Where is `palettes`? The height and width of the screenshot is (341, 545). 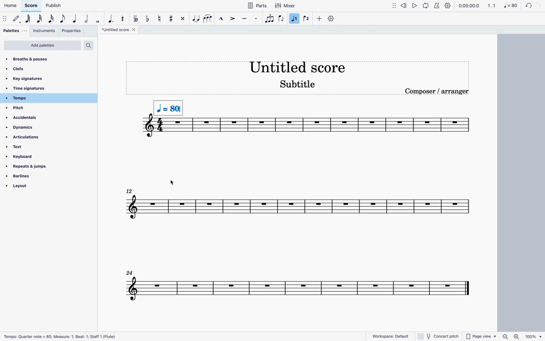 palettes is located at coordinates (15, 32).